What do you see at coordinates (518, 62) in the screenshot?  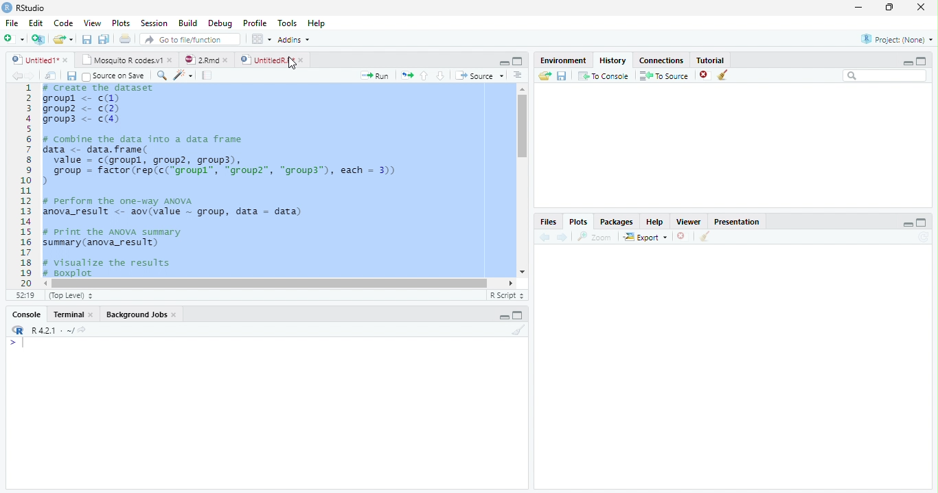 I see `Maximize` at bounding box center [518, 62].